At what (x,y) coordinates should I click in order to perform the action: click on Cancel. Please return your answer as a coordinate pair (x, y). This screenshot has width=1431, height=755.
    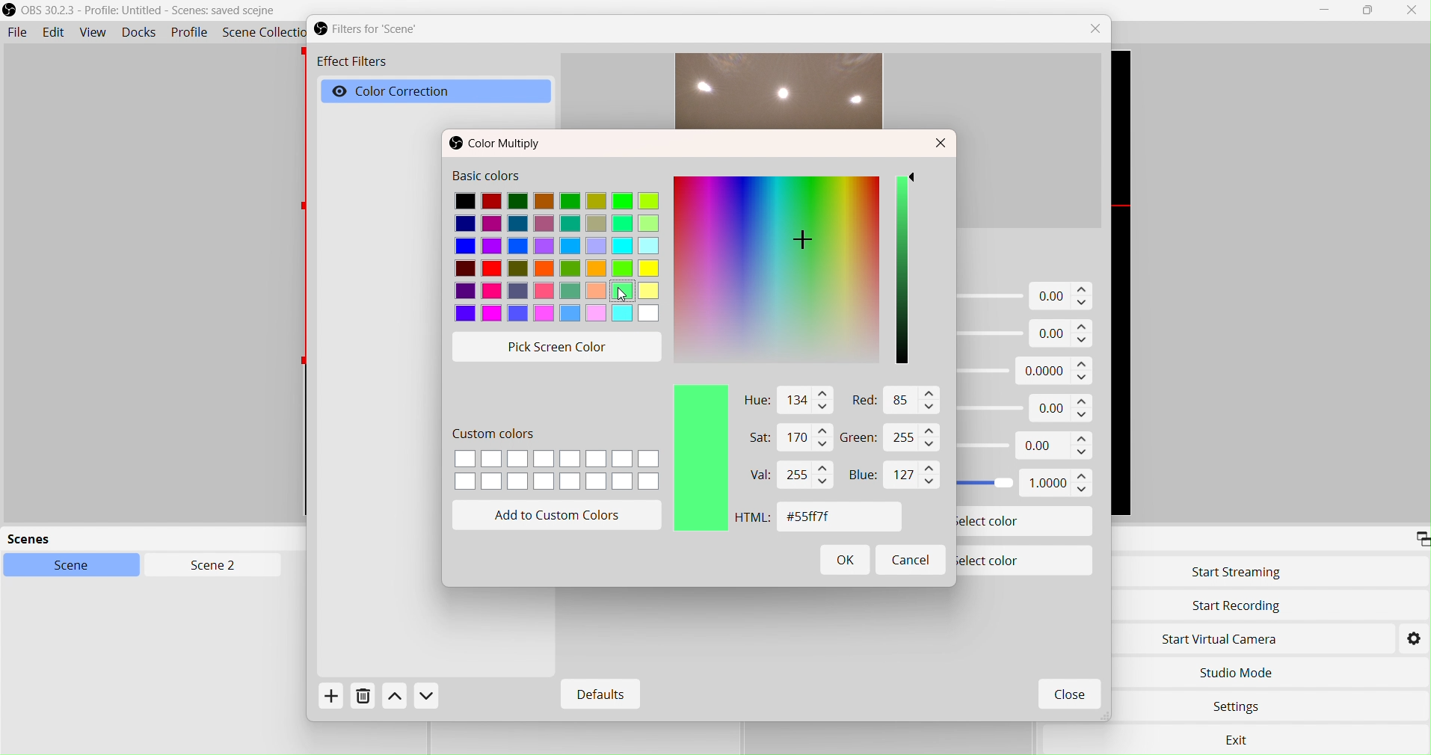
    Looking at the image, I should click on (910, 558).